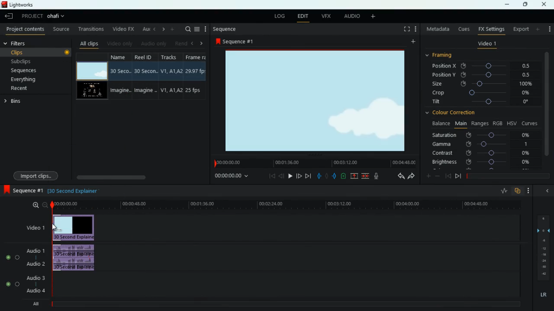 The height and width of the screenshot is (311, 554). Describe the element at coordinates (448, 176) in the screenshot. I see `back` at that location.